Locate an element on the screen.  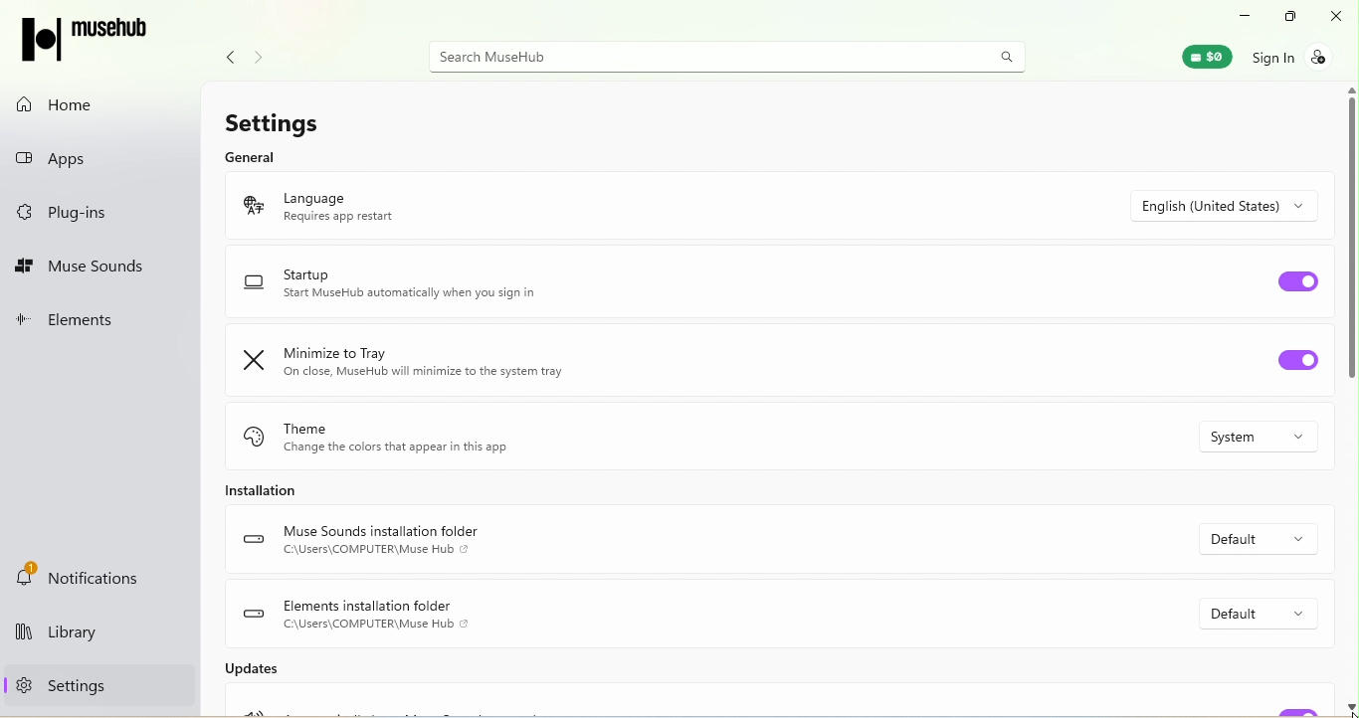
Start MuseHub automatically when you sign in is located at coordinates (409, 294).